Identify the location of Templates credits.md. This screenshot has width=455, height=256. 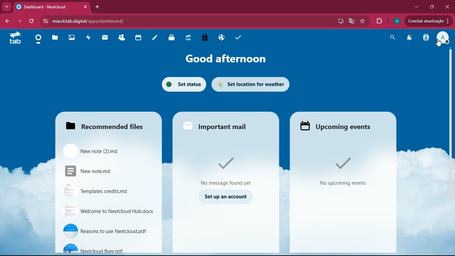
(107, 191).